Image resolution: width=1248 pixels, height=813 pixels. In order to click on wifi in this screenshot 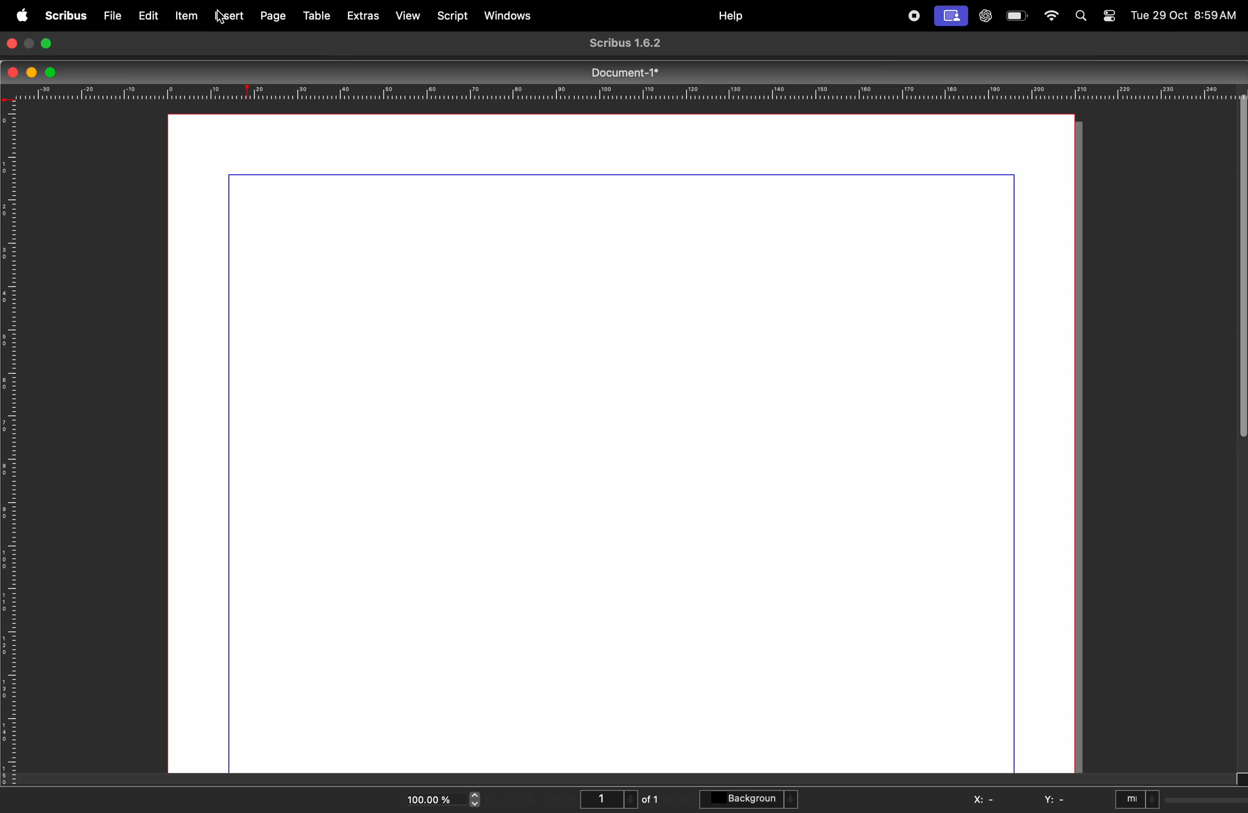, I will do `click(1050, 16)`.